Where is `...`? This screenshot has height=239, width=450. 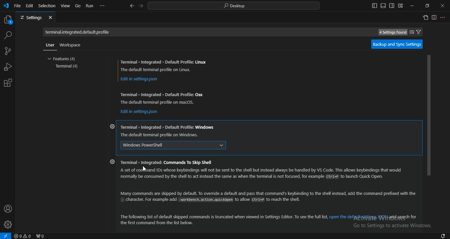
... is located at coordinates (103, 7).